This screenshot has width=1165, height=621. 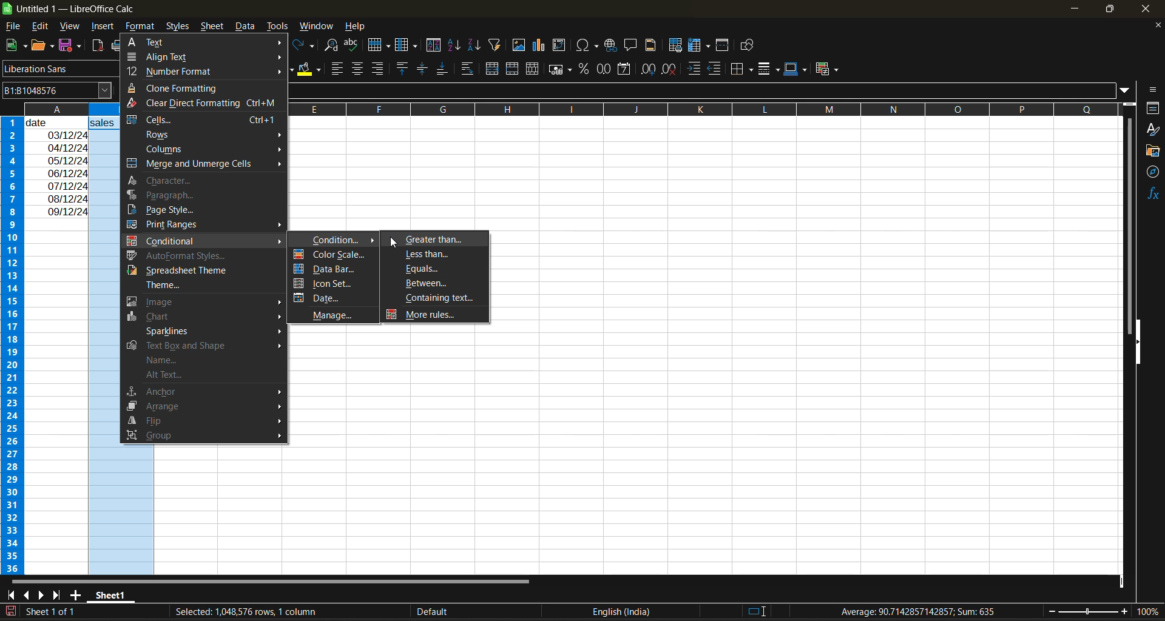 What do you see at coordinates (749, 45) in the screenshot?
I see `show draw functions` at bounding box center [749, 45].